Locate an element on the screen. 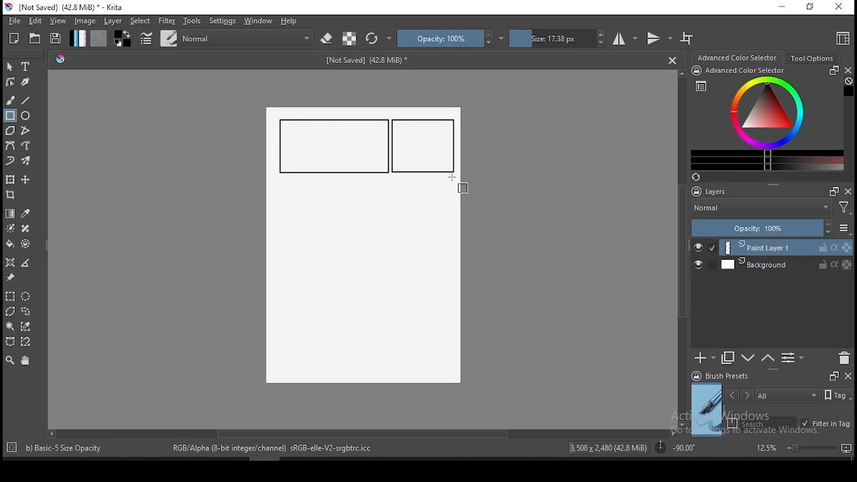 The height and width of the screenshot is (482, 857). rectangle tool is located at coordinates (10, 116).